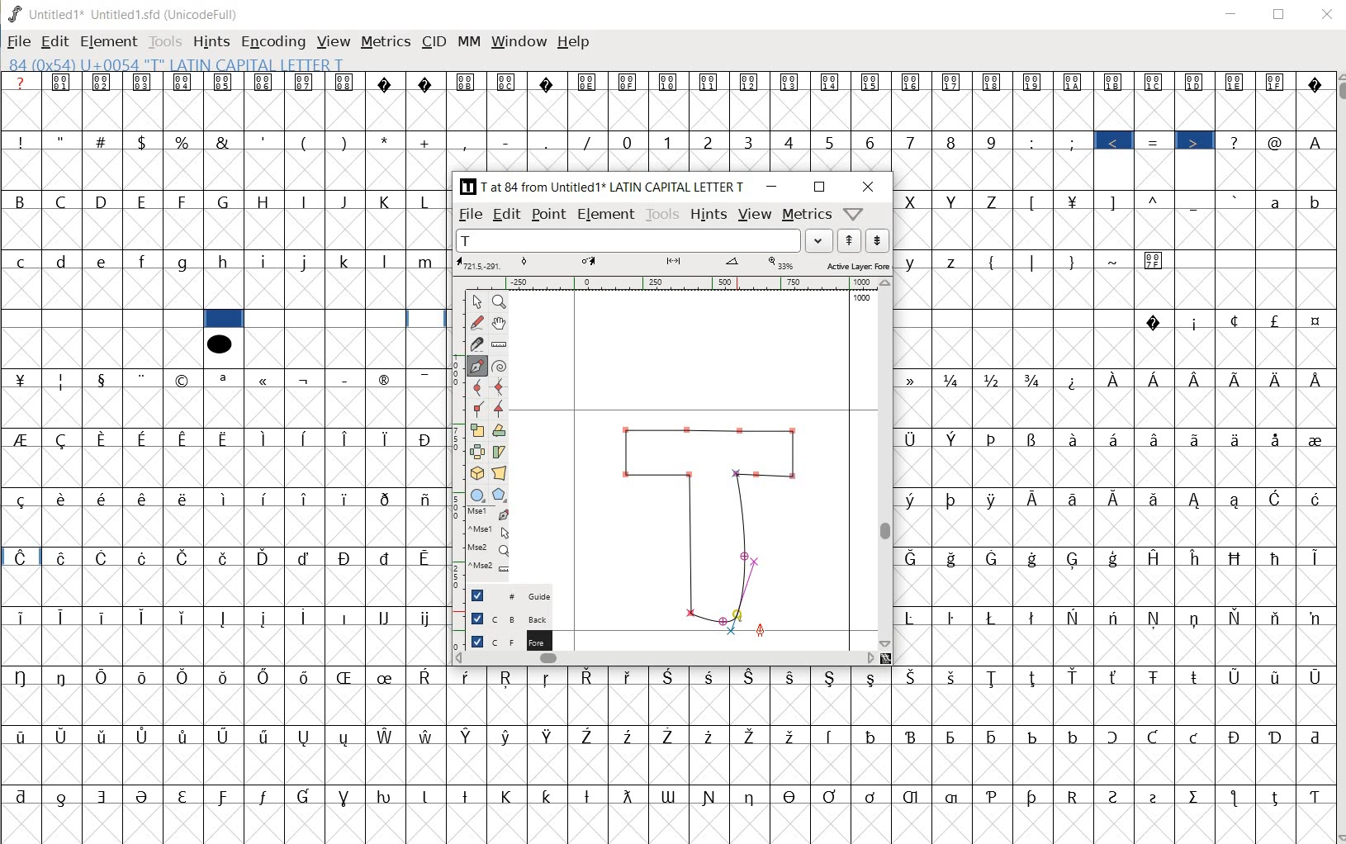 The width and height of the screenshot is (1346, 844). Describe the element at coordinates (425, 498) in the screenshot. I see `Symbol` at that location.